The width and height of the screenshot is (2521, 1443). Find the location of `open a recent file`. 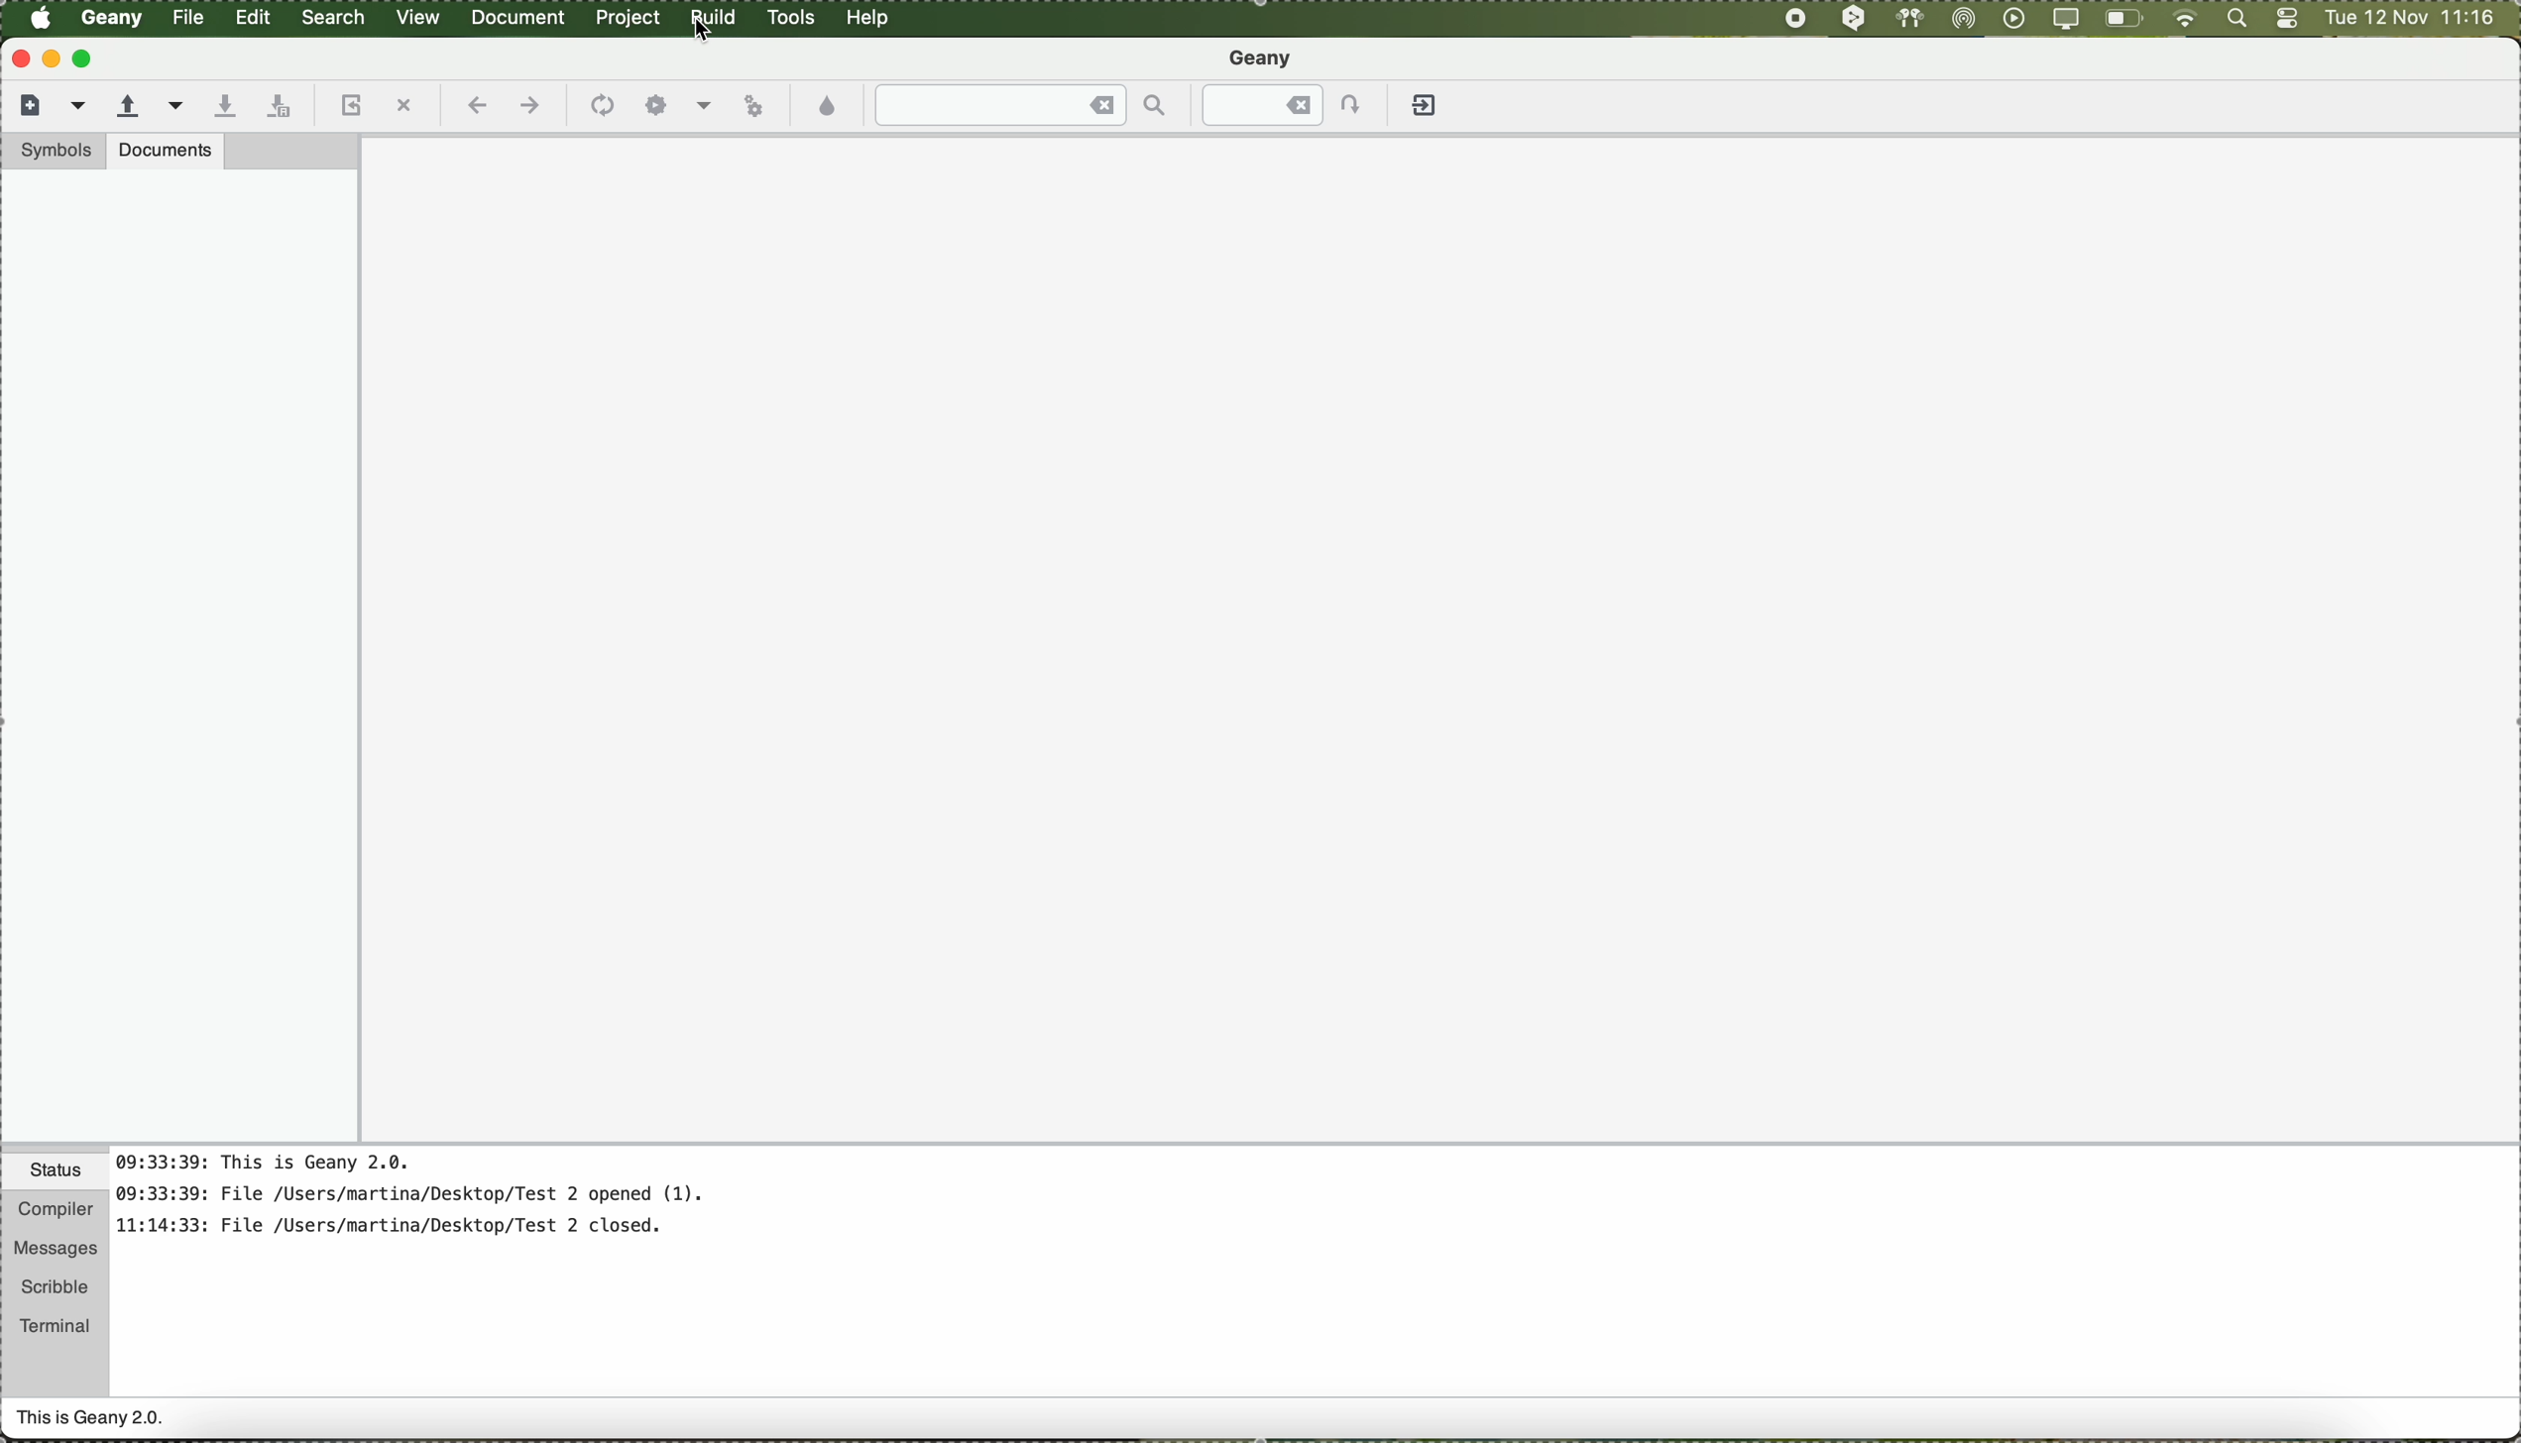

open a recent file is located at coordinates (177, 105).